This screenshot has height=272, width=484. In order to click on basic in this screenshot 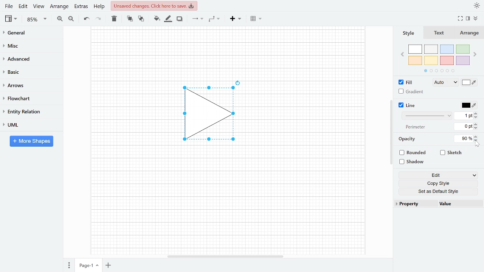, I will do `click(29, 71)`.